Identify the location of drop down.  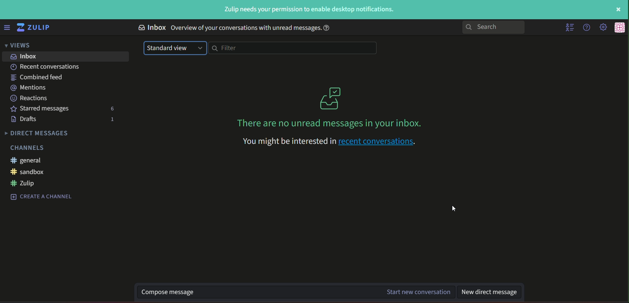
(176, 48).